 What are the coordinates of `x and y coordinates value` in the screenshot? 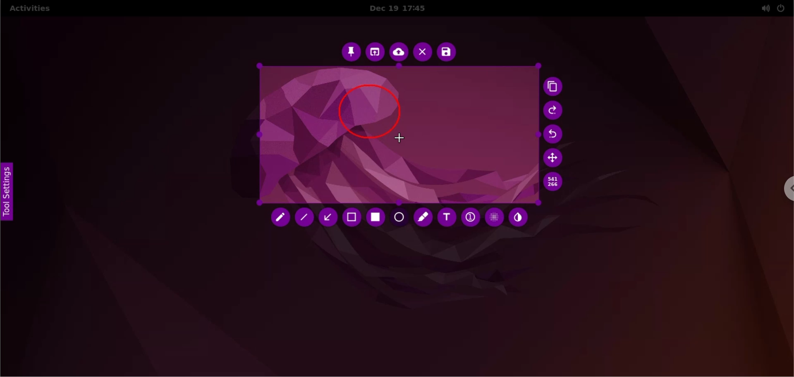 It's located at (553, 182).